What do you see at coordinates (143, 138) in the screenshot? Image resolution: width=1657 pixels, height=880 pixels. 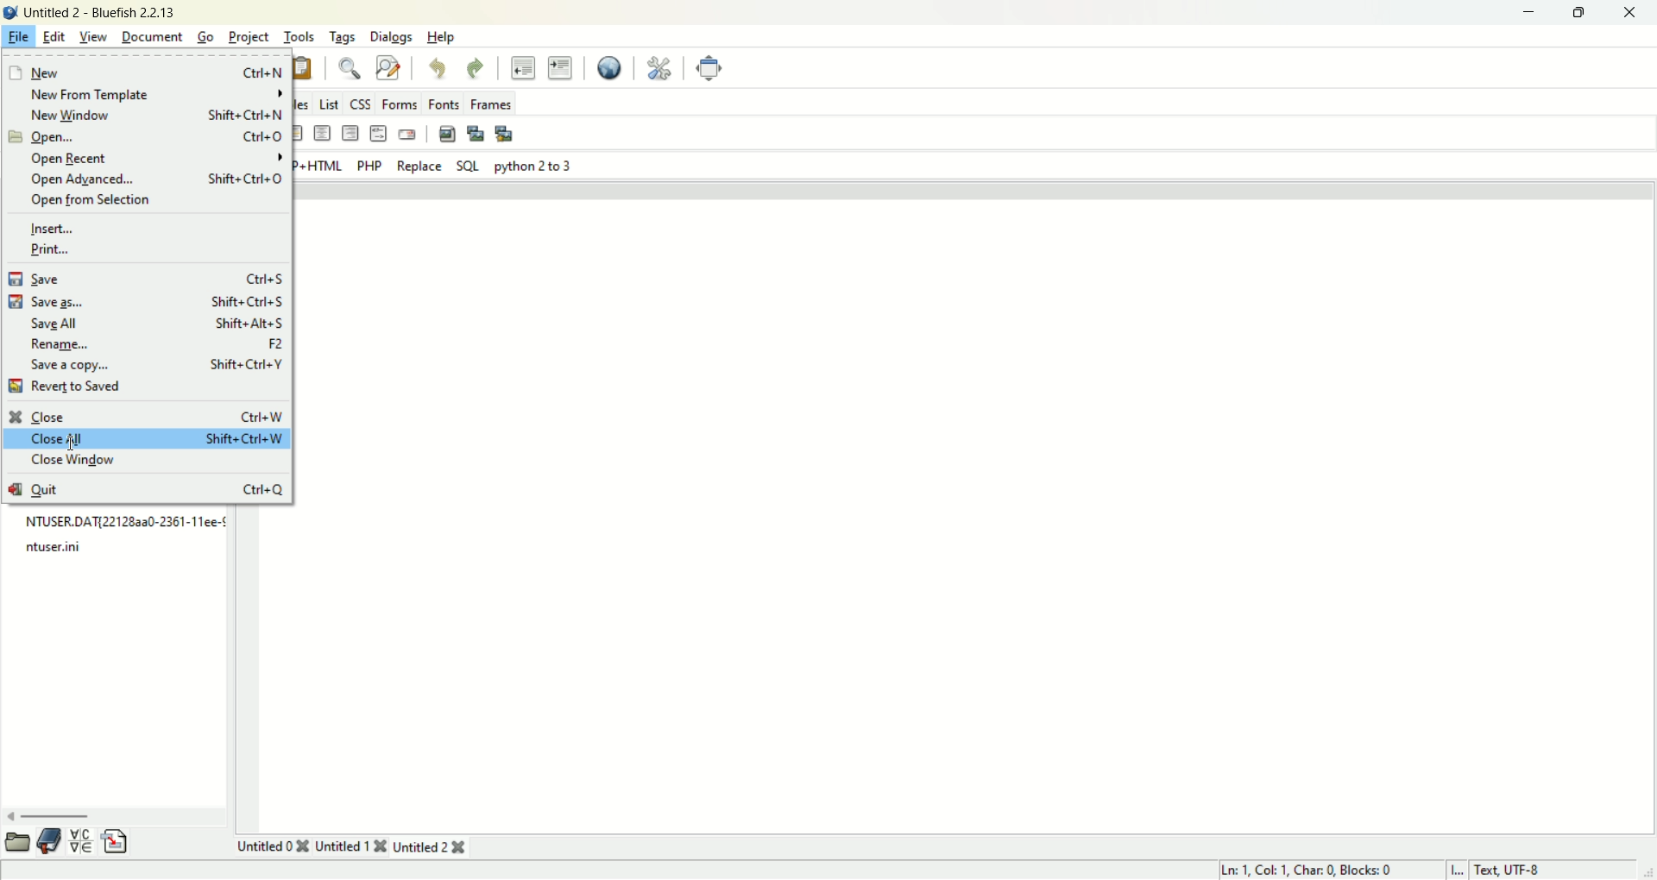 I see `open` at bounding box center [143, 138].